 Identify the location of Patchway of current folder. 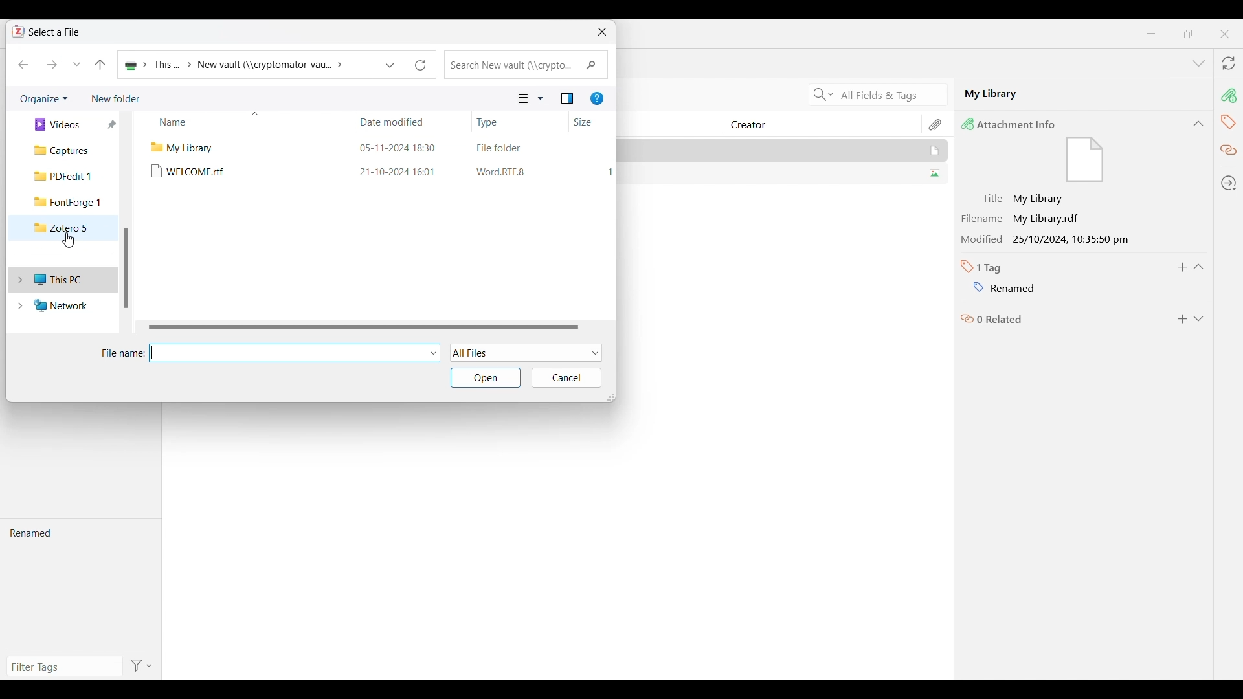
(246, 64).